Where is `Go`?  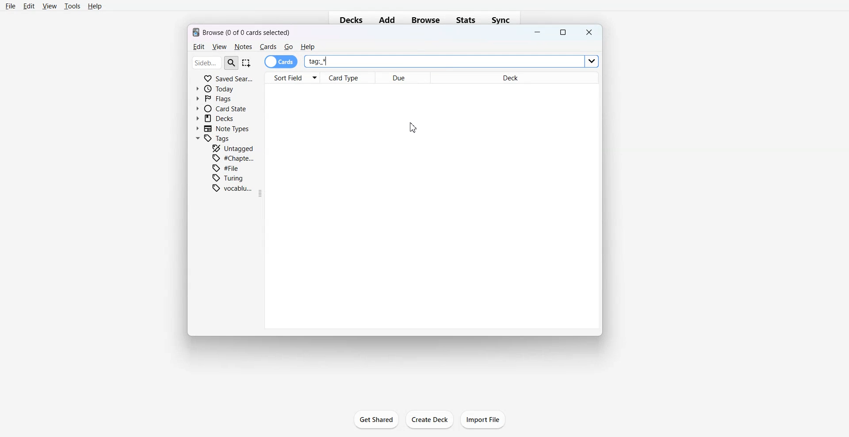 Go is located at coordinates (289, 47).